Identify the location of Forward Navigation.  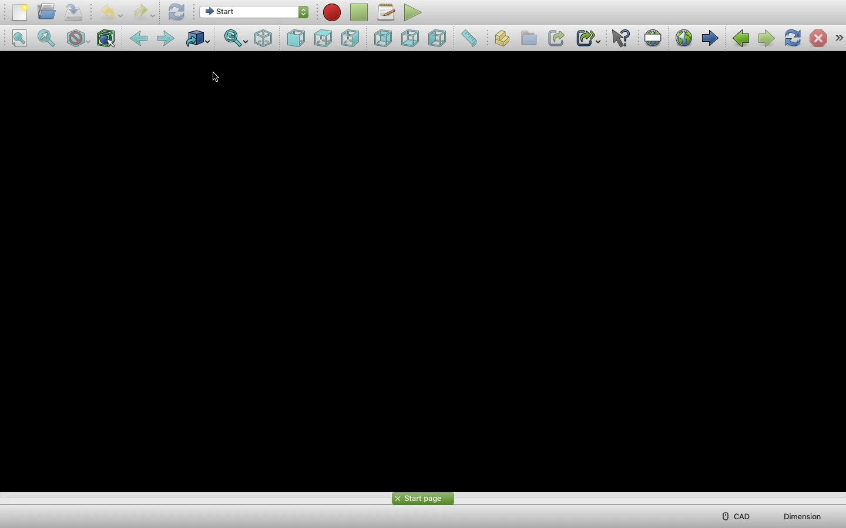
(765, 38).